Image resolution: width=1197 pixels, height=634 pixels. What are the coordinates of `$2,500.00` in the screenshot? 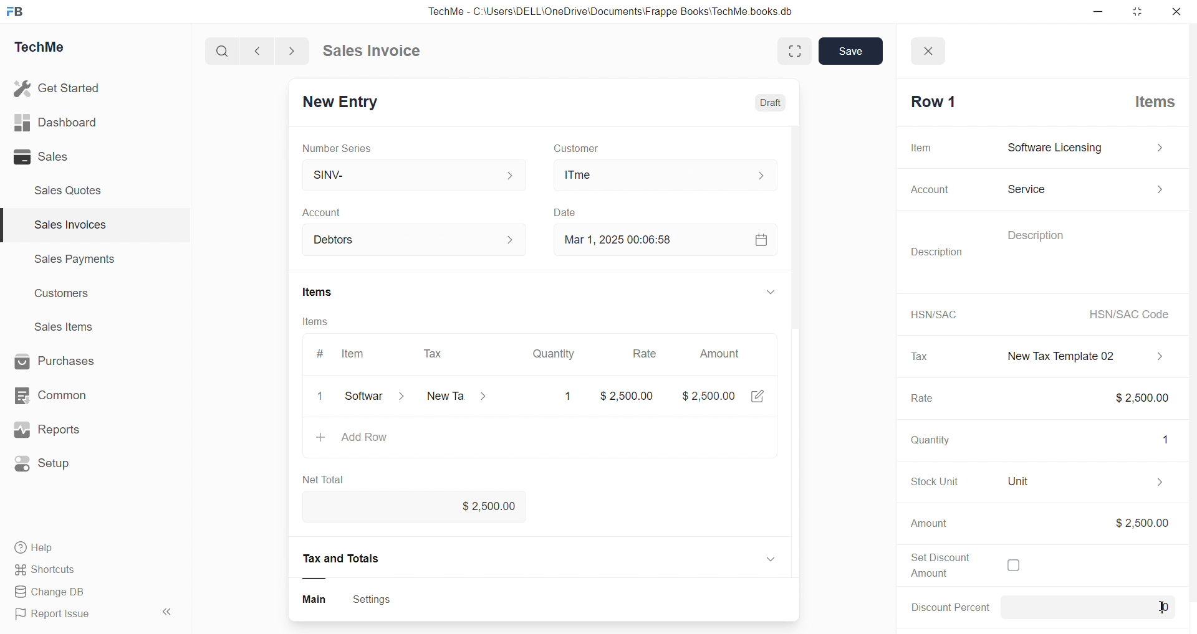 It's located at (1140, 523).